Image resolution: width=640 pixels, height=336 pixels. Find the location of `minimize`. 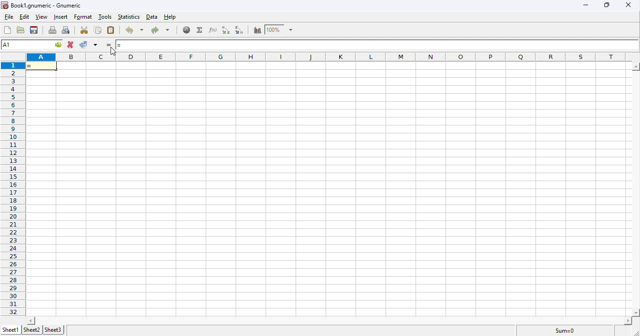

minimize is located at coordinates (584, 5).